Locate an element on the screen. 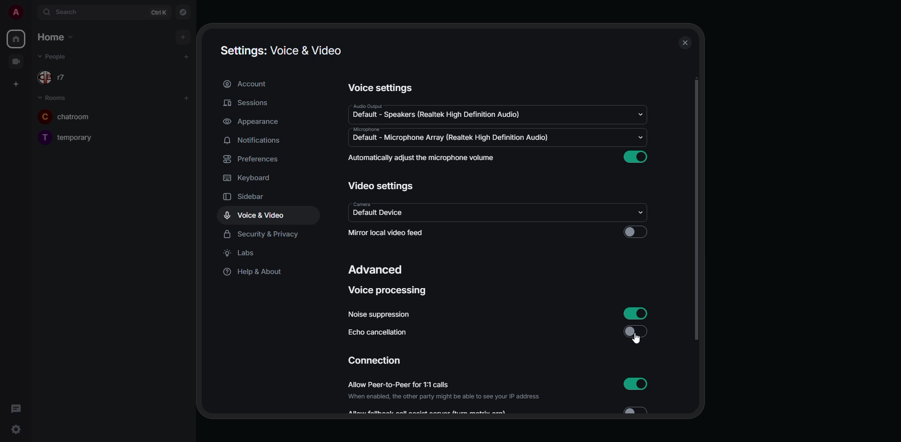 This screenshot has height=442, width=901. search is located at coordinates (69, 12).